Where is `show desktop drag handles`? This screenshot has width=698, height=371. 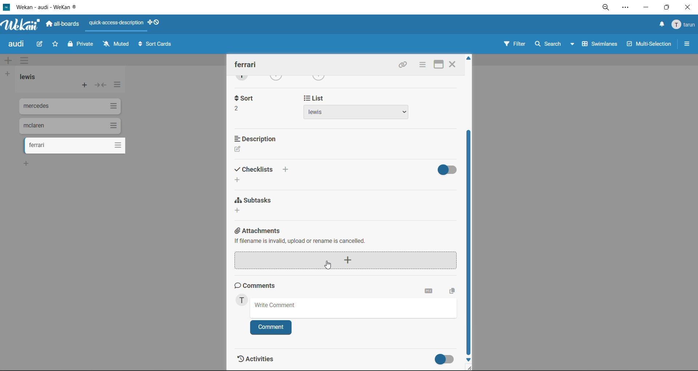
show desktop drag handles is located at coordinates (155, 23).